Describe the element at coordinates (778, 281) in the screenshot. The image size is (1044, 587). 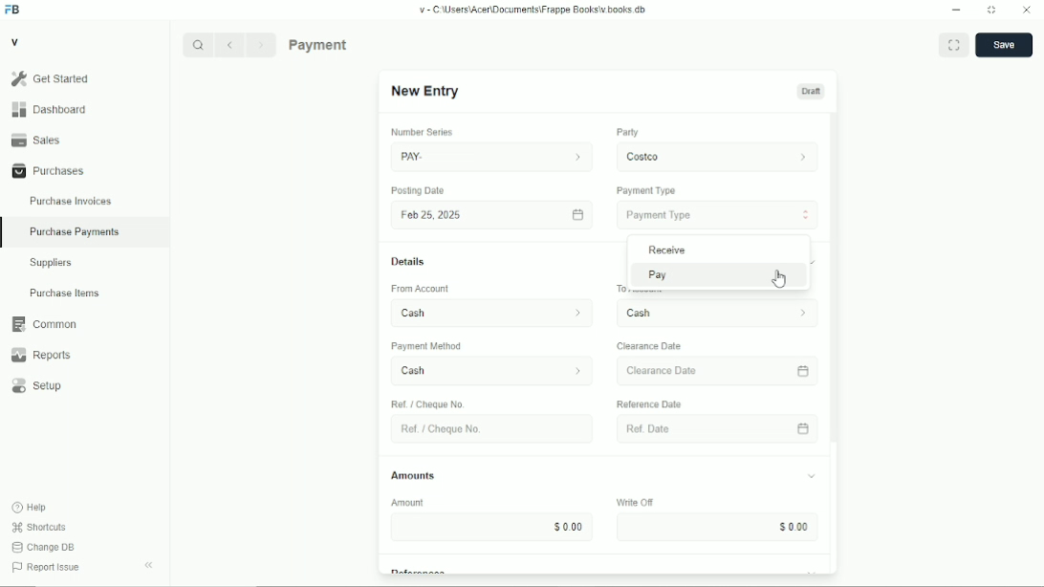
I see `cursor` at that location.